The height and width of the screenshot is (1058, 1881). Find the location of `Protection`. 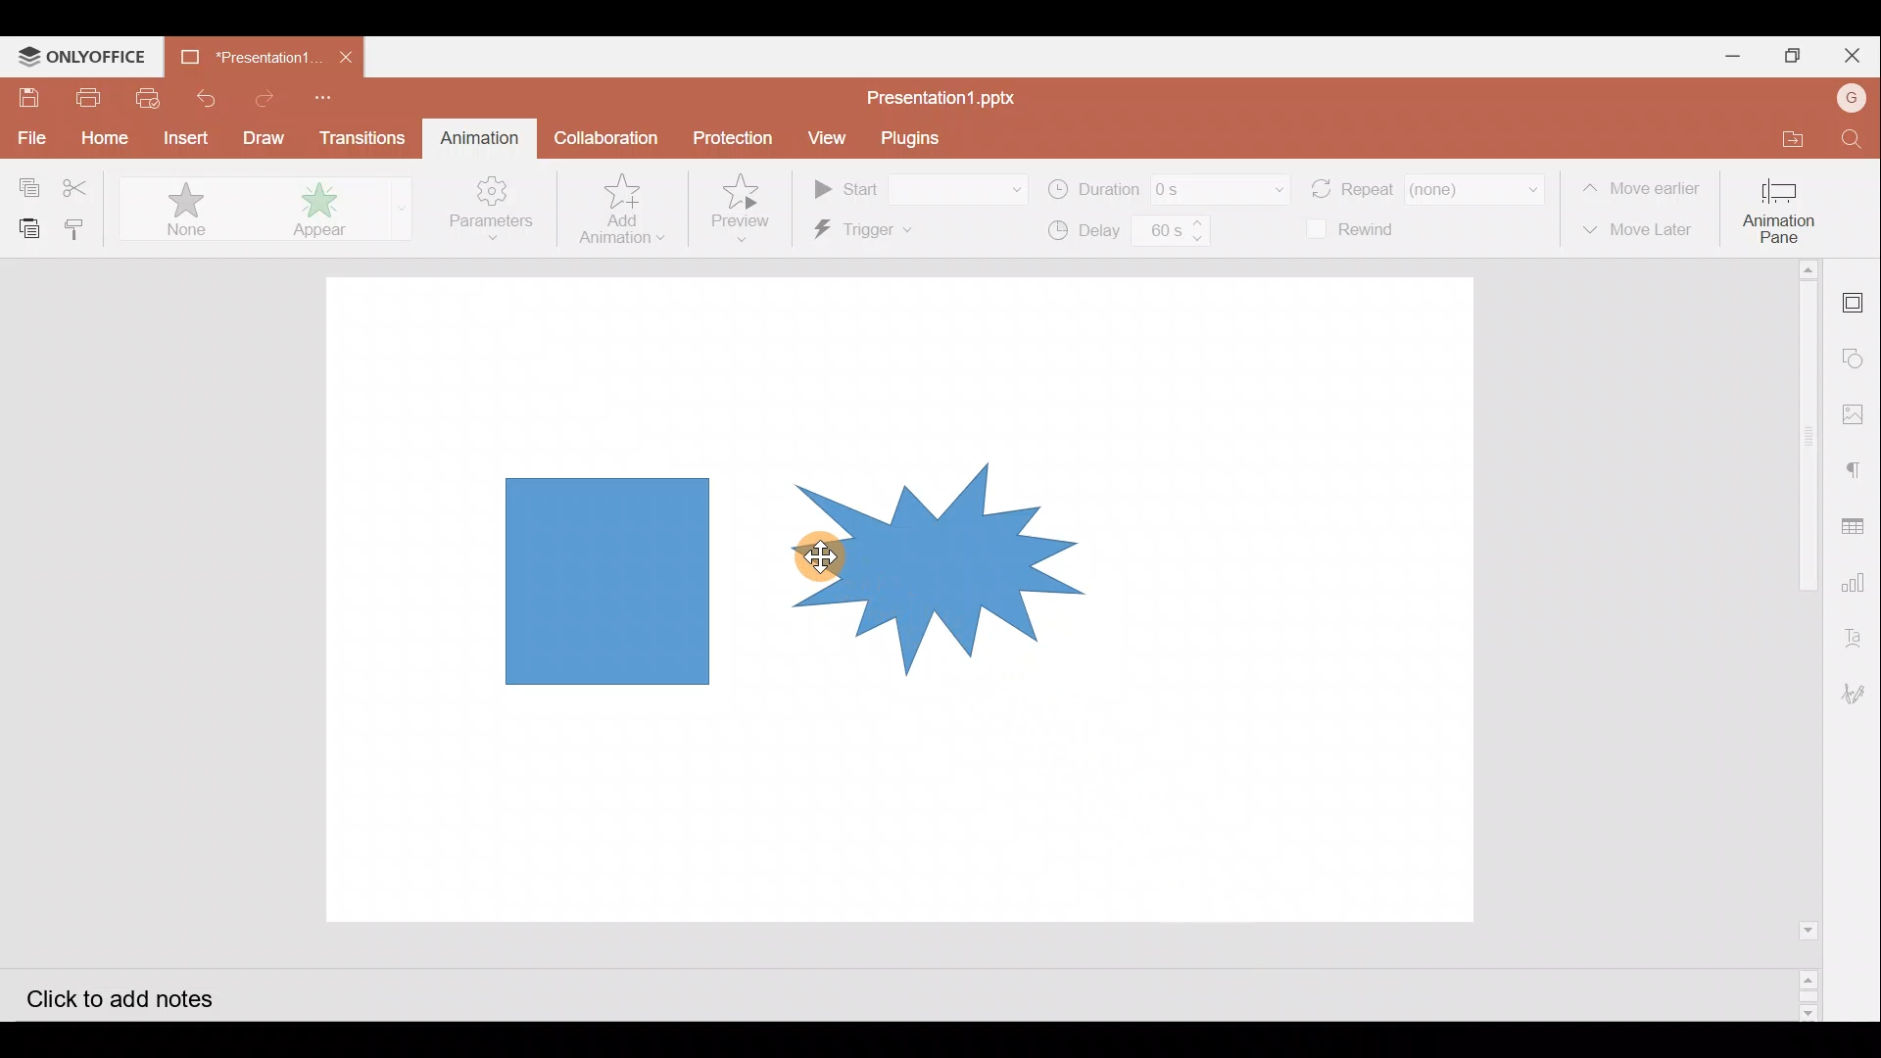

Protection is located at coordinates (735, 140).